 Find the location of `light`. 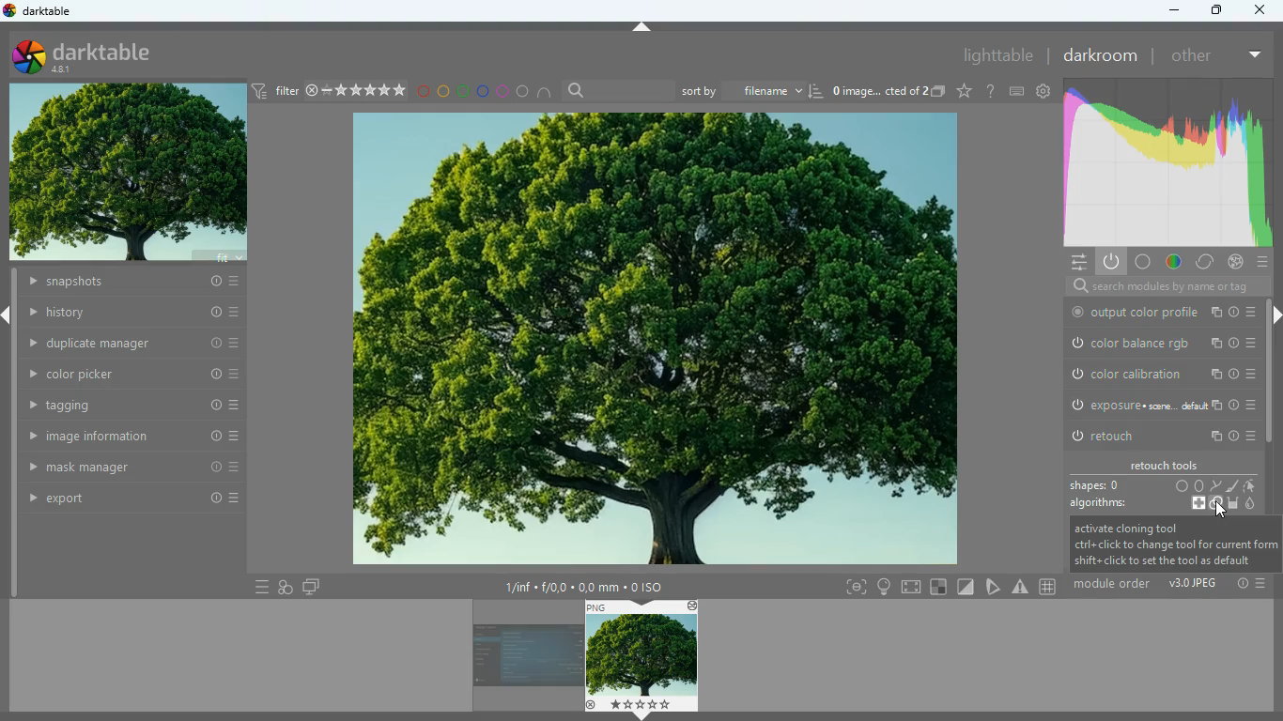

light is located at coordinates (883, 586).